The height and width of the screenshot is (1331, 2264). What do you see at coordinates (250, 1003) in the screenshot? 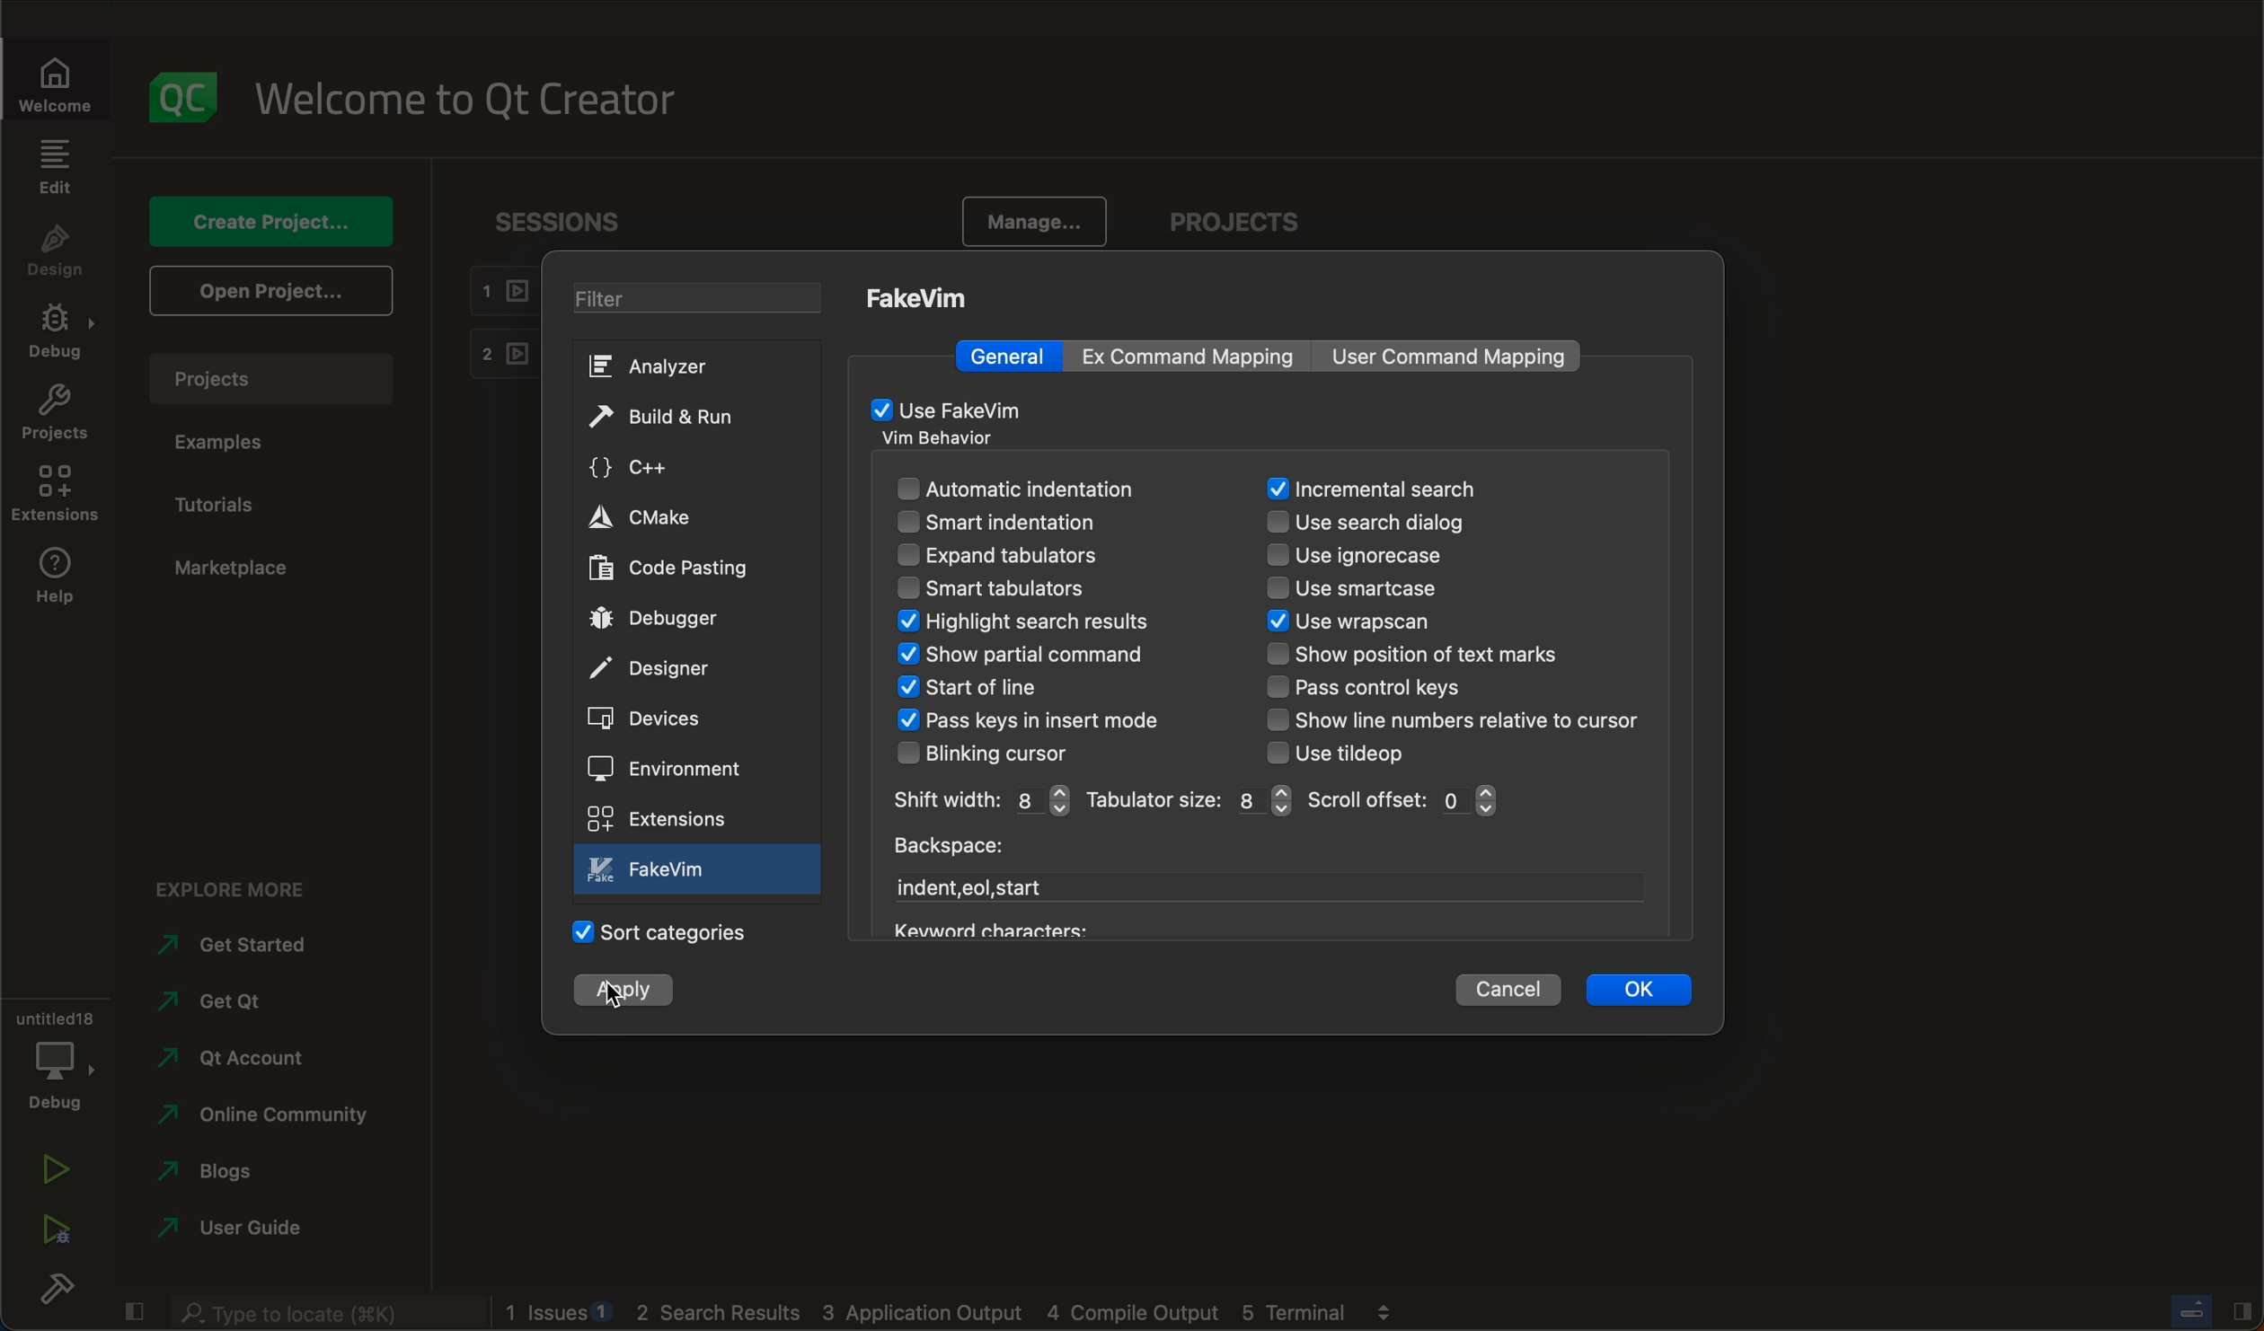
I see `qt` at bounding box center [250, 1003].